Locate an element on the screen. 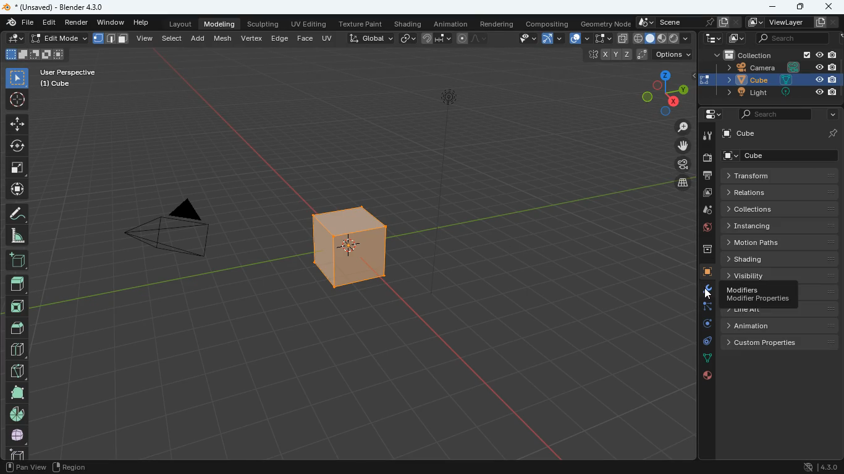 The width and height of the screenshot is (844, 474). window is located at coordinates (112, 21).